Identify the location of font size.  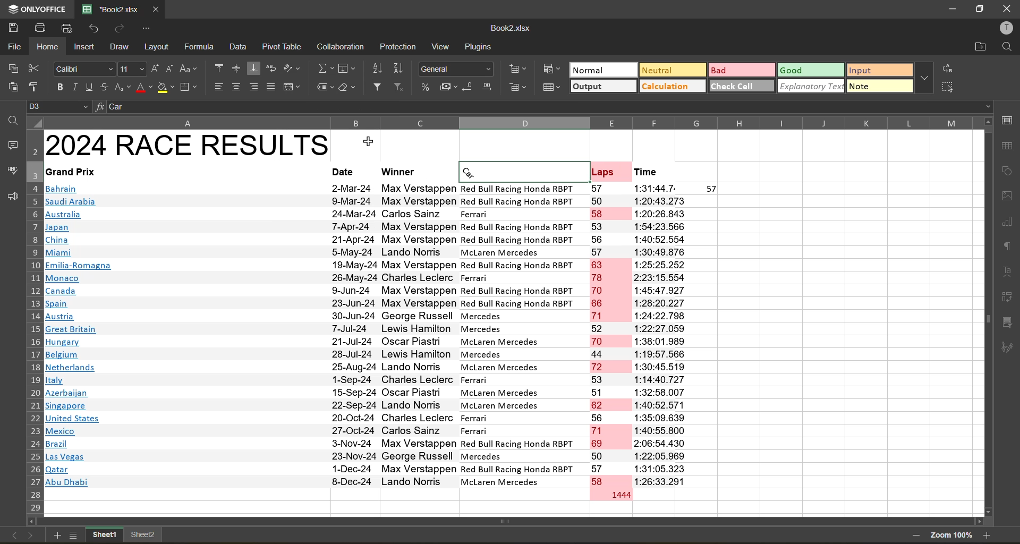
(132, 69).